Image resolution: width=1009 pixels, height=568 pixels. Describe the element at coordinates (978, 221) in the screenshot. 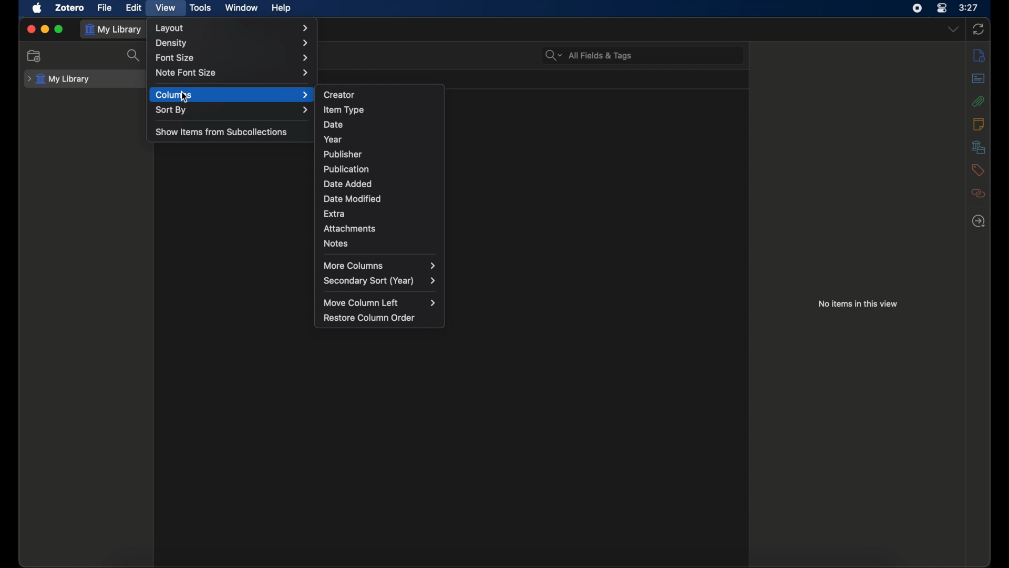

I see `locate` at that location.